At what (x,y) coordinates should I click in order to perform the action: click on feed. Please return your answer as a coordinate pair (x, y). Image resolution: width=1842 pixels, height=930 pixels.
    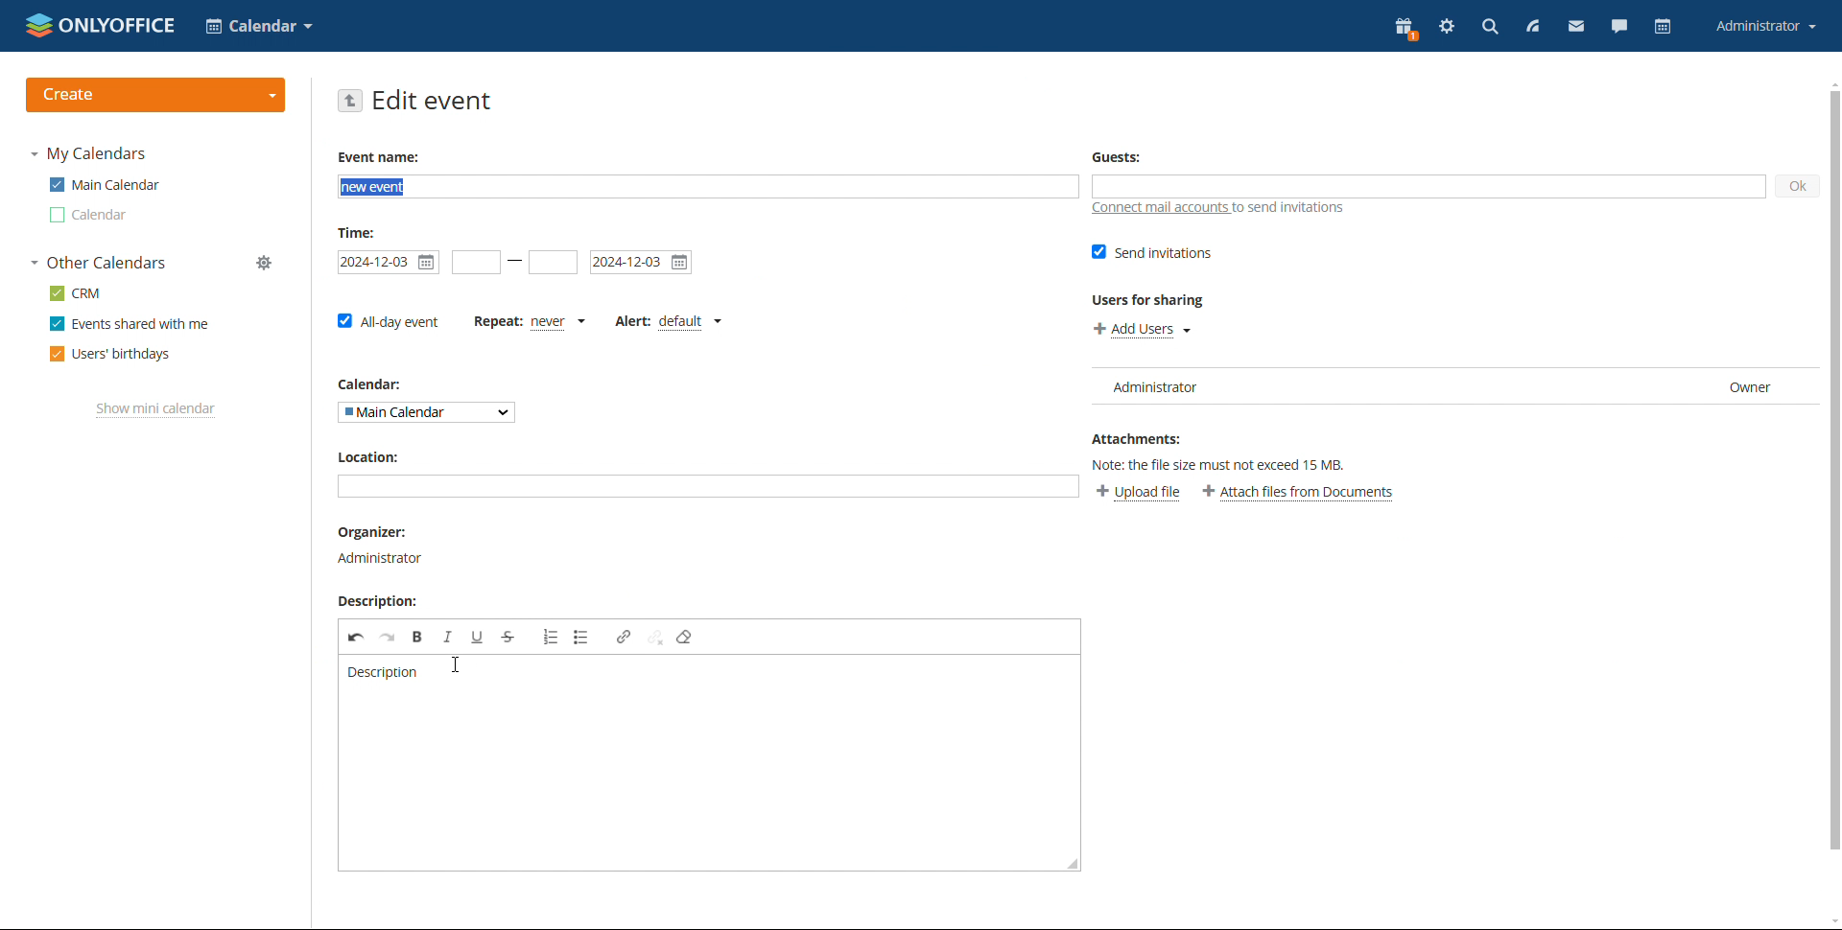
    Looking at the image, I should click on (1530, 27).